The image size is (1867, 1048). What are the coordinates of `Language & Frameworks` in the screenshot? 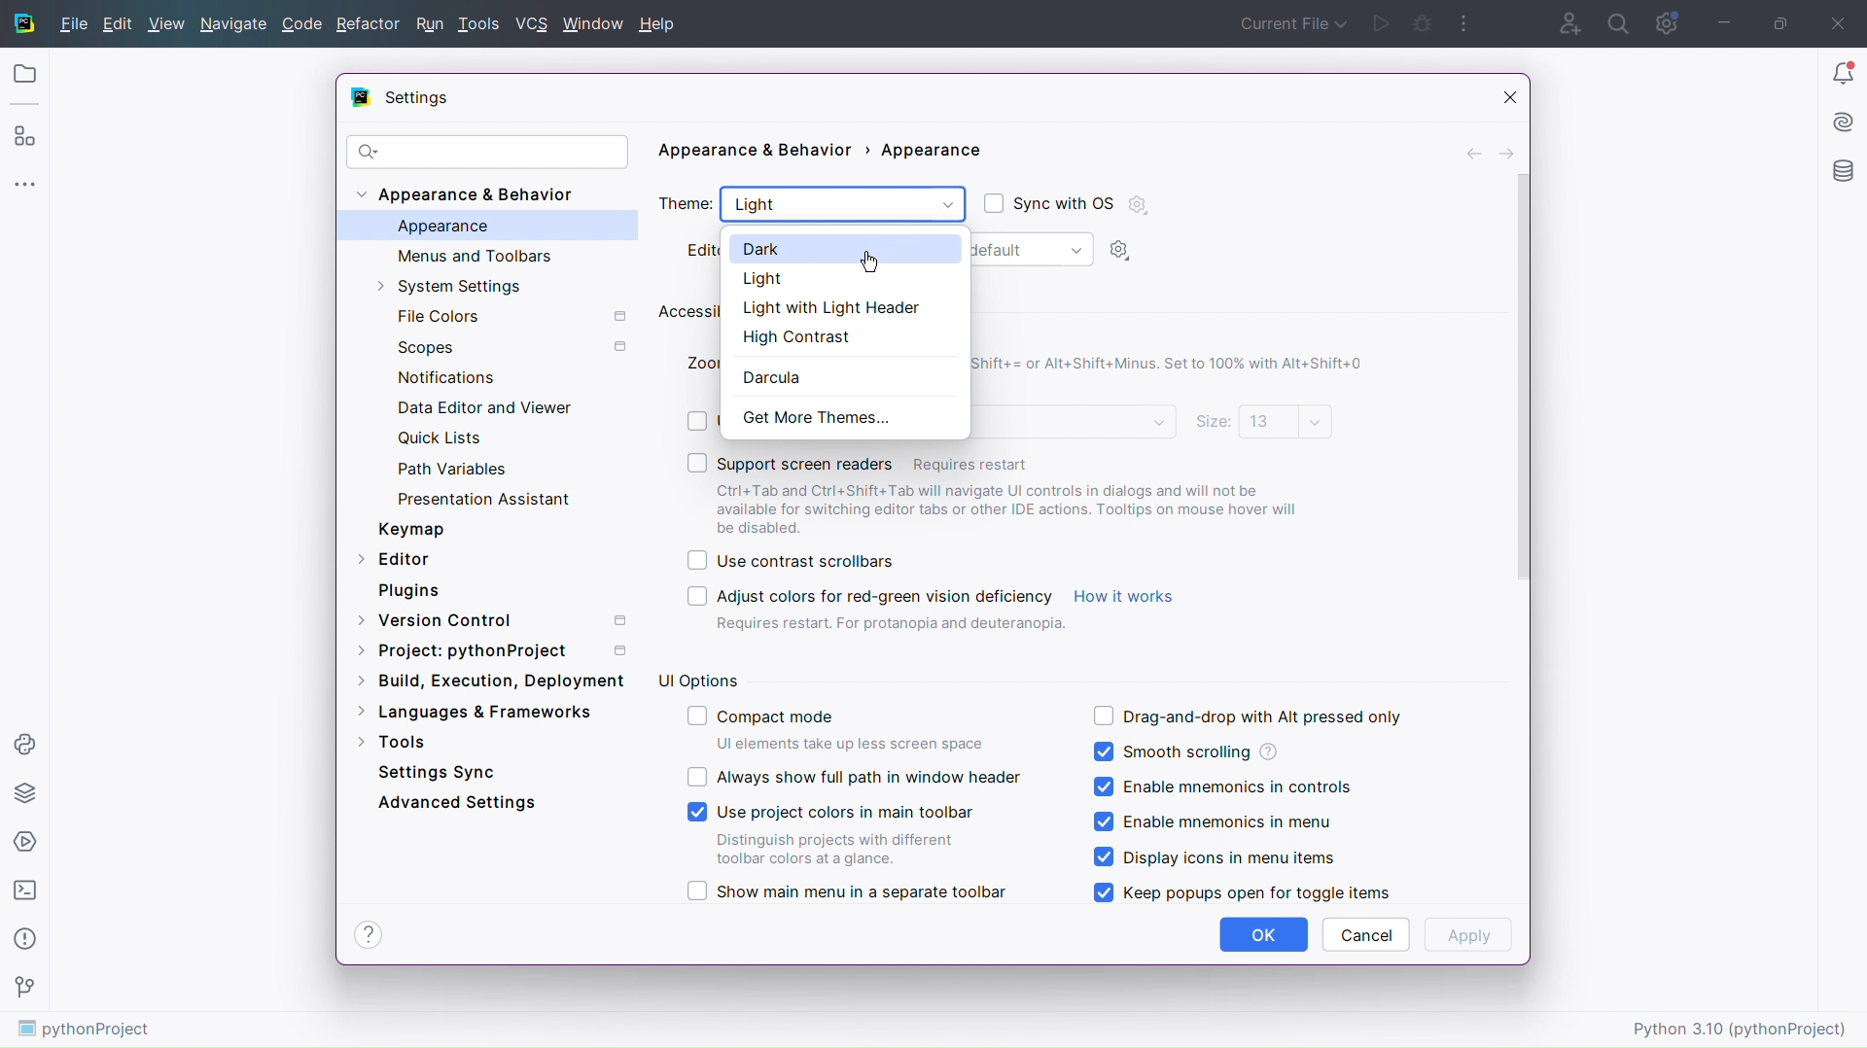 It's located at (475, 713).